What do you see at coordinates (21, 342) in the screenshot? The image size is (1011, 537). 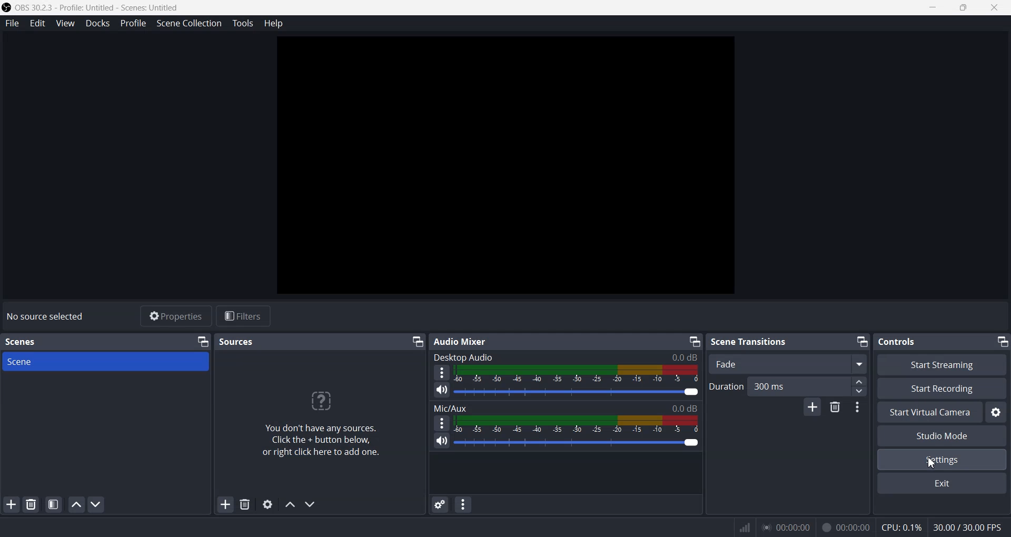 I see `Scenes` at bounding box center [21, 342].